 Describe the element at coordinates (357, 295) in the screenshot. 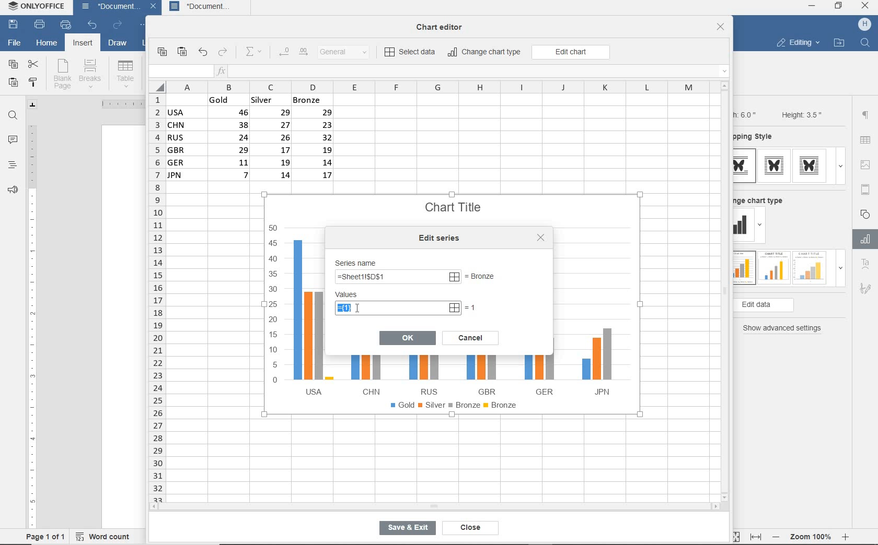

I see `values` at that location.